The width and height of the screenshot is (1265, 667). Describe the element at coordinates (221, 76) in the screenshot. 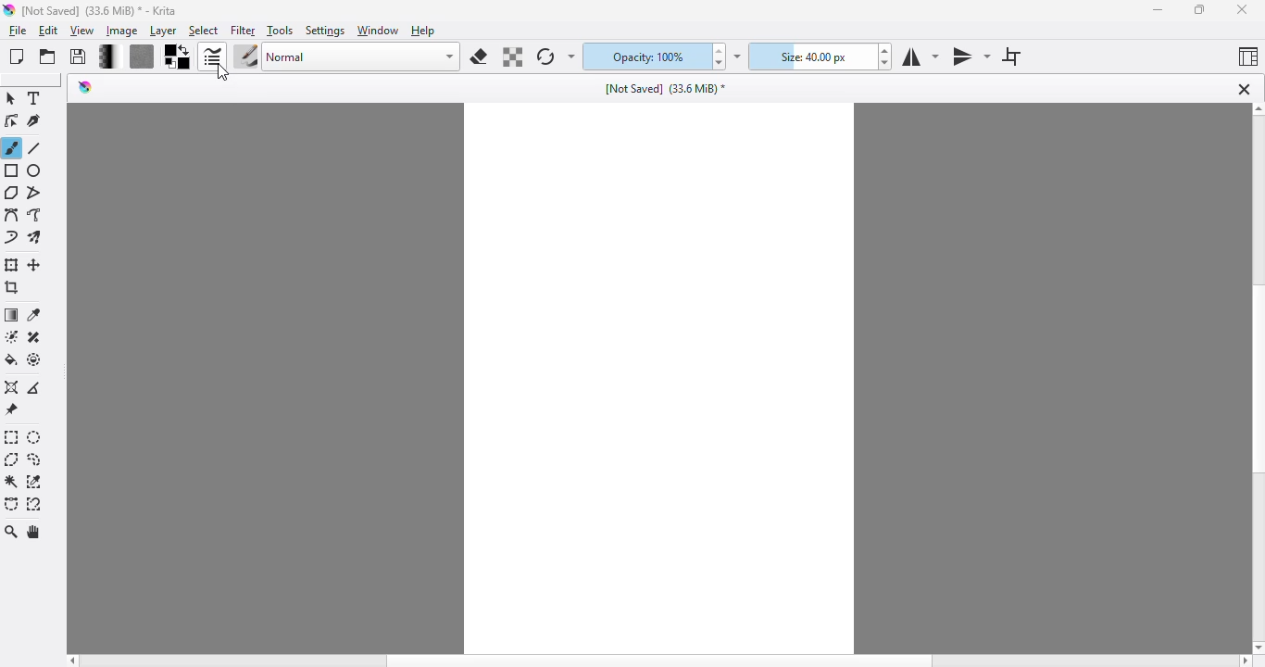

I see `cursor` at that location.